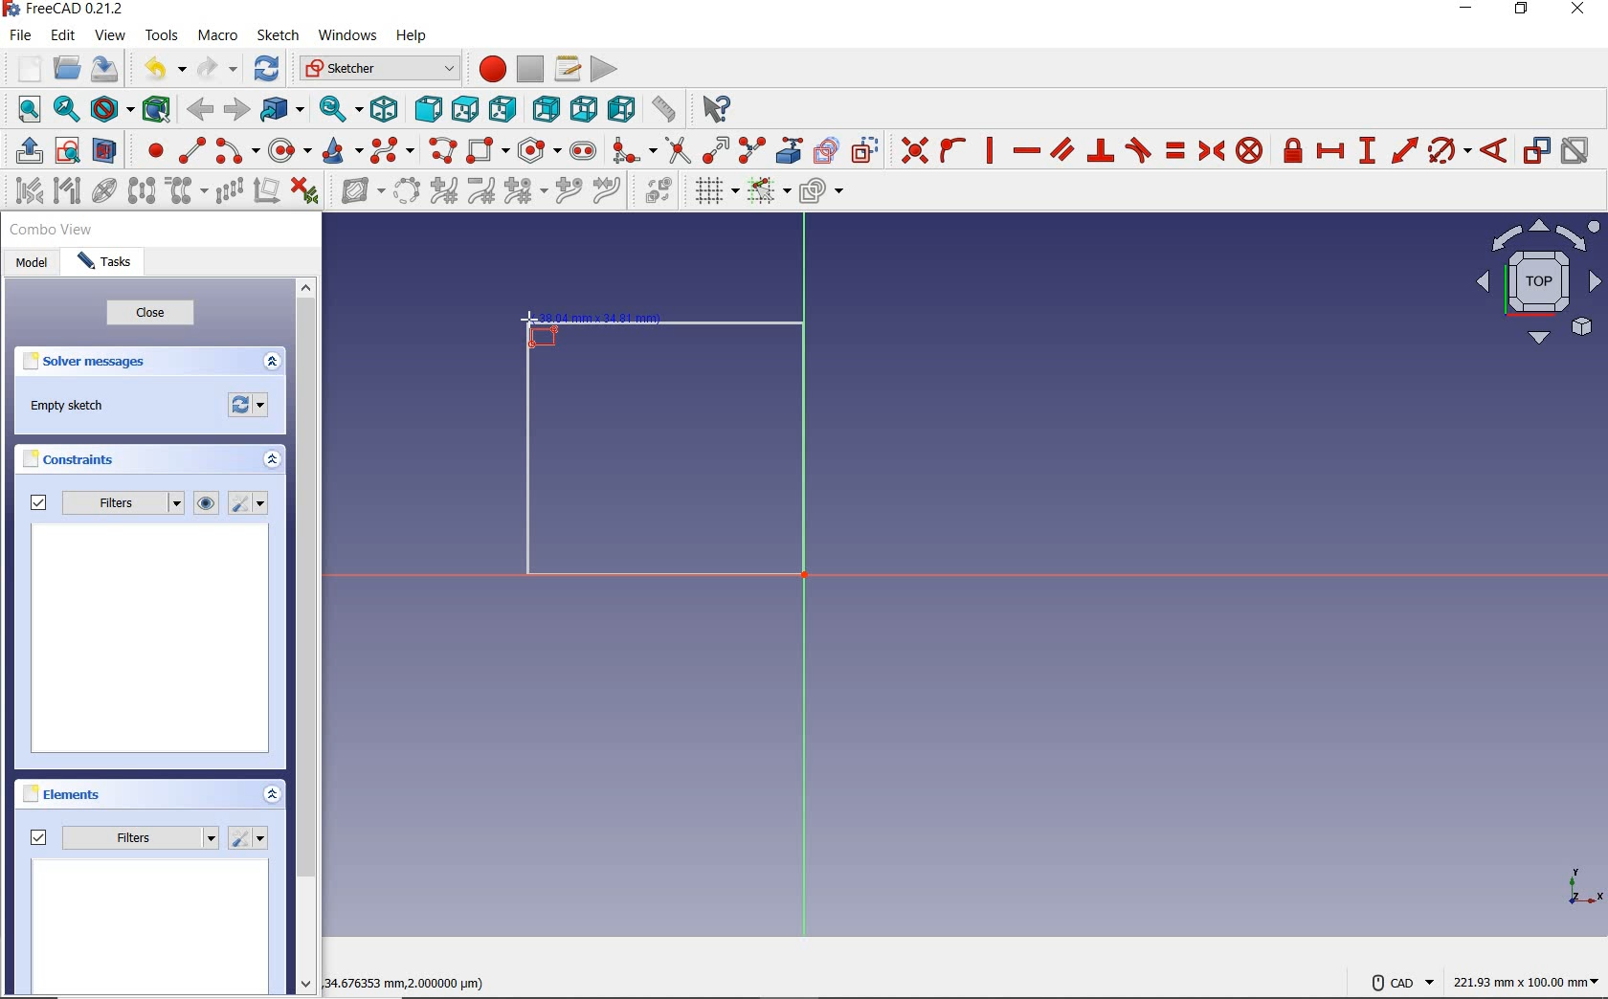 Image resolution: width=1608 pixels, height=999 pixels. What do you see at coordinates (143, 192) in the screenshot?
I see `symmetry` at bounding box center [143, 192].